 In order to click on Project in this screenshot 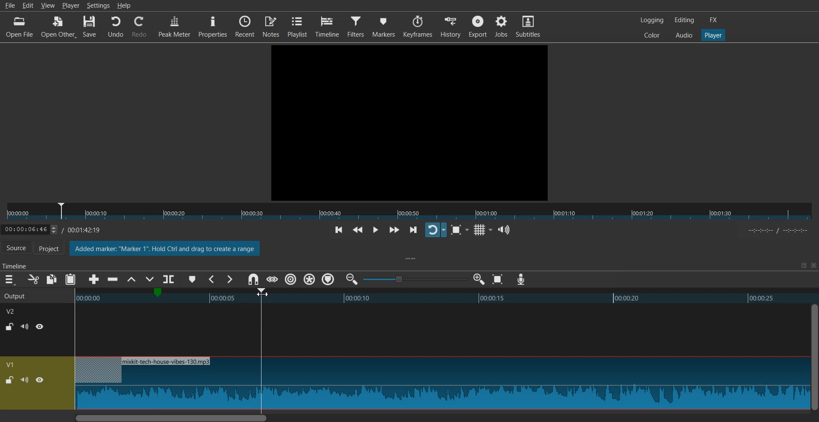, I will do `click(53, 249)`.